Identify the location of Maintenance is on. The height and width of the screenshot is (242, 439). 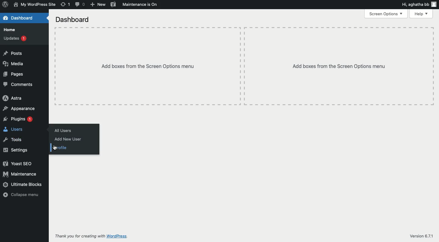
(140, 4).